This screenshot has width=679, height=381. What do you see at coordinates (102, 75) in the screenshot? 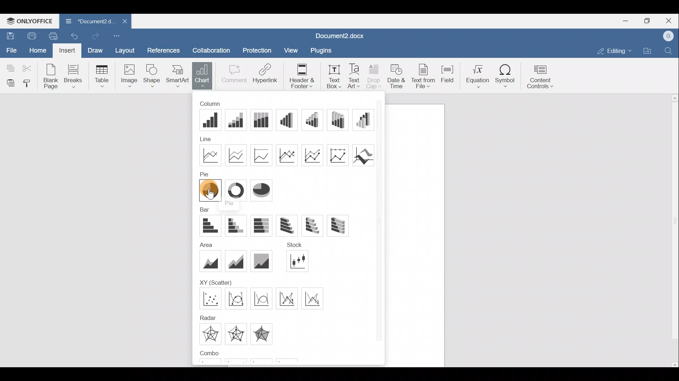
I see `Table` at bounding box center [102, 75].